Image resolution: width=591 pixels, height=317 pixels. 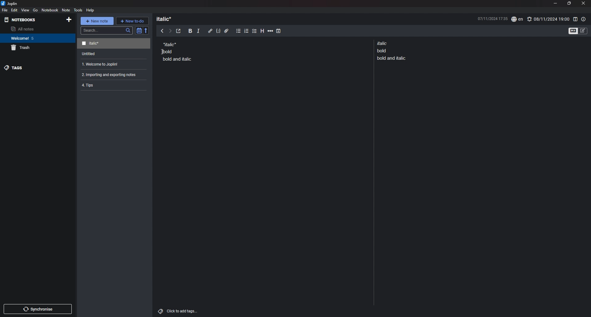 I want to click on go, so click(x=35, y=10).